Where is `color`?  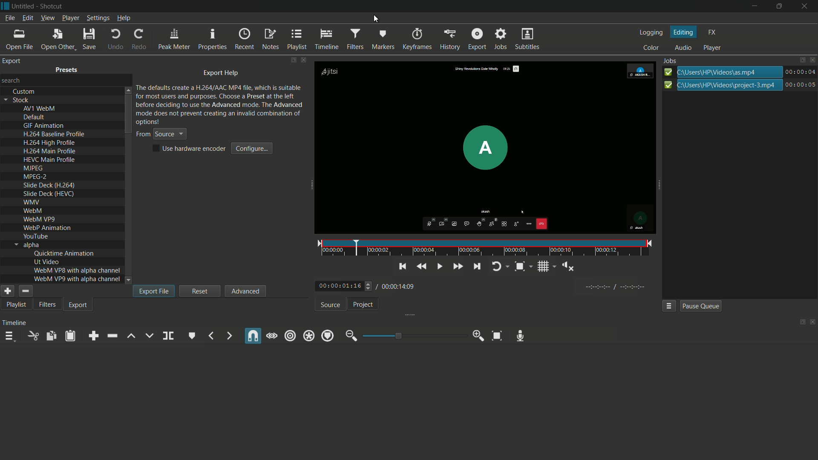
color is located at coordinates (651, 48).